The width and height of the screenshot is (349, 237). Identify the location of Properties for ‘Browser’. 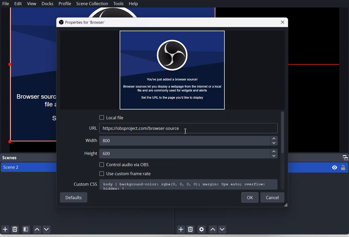
(83, 22).